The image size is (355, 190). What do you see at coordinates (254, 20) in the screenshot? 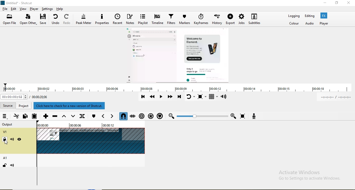
I see `` at bounding box center [254, 20].